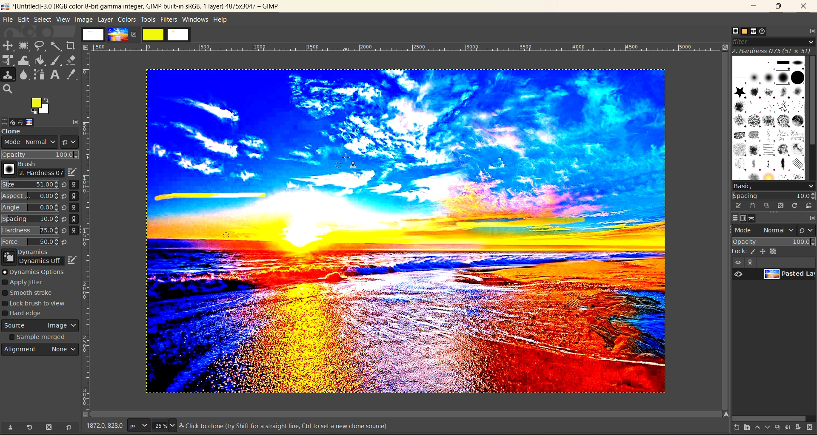 The width and height of the screenshot is (817, 435). Describe the element at coordinates (41, 45) in the screenshot. I see `free select tool` at that location.